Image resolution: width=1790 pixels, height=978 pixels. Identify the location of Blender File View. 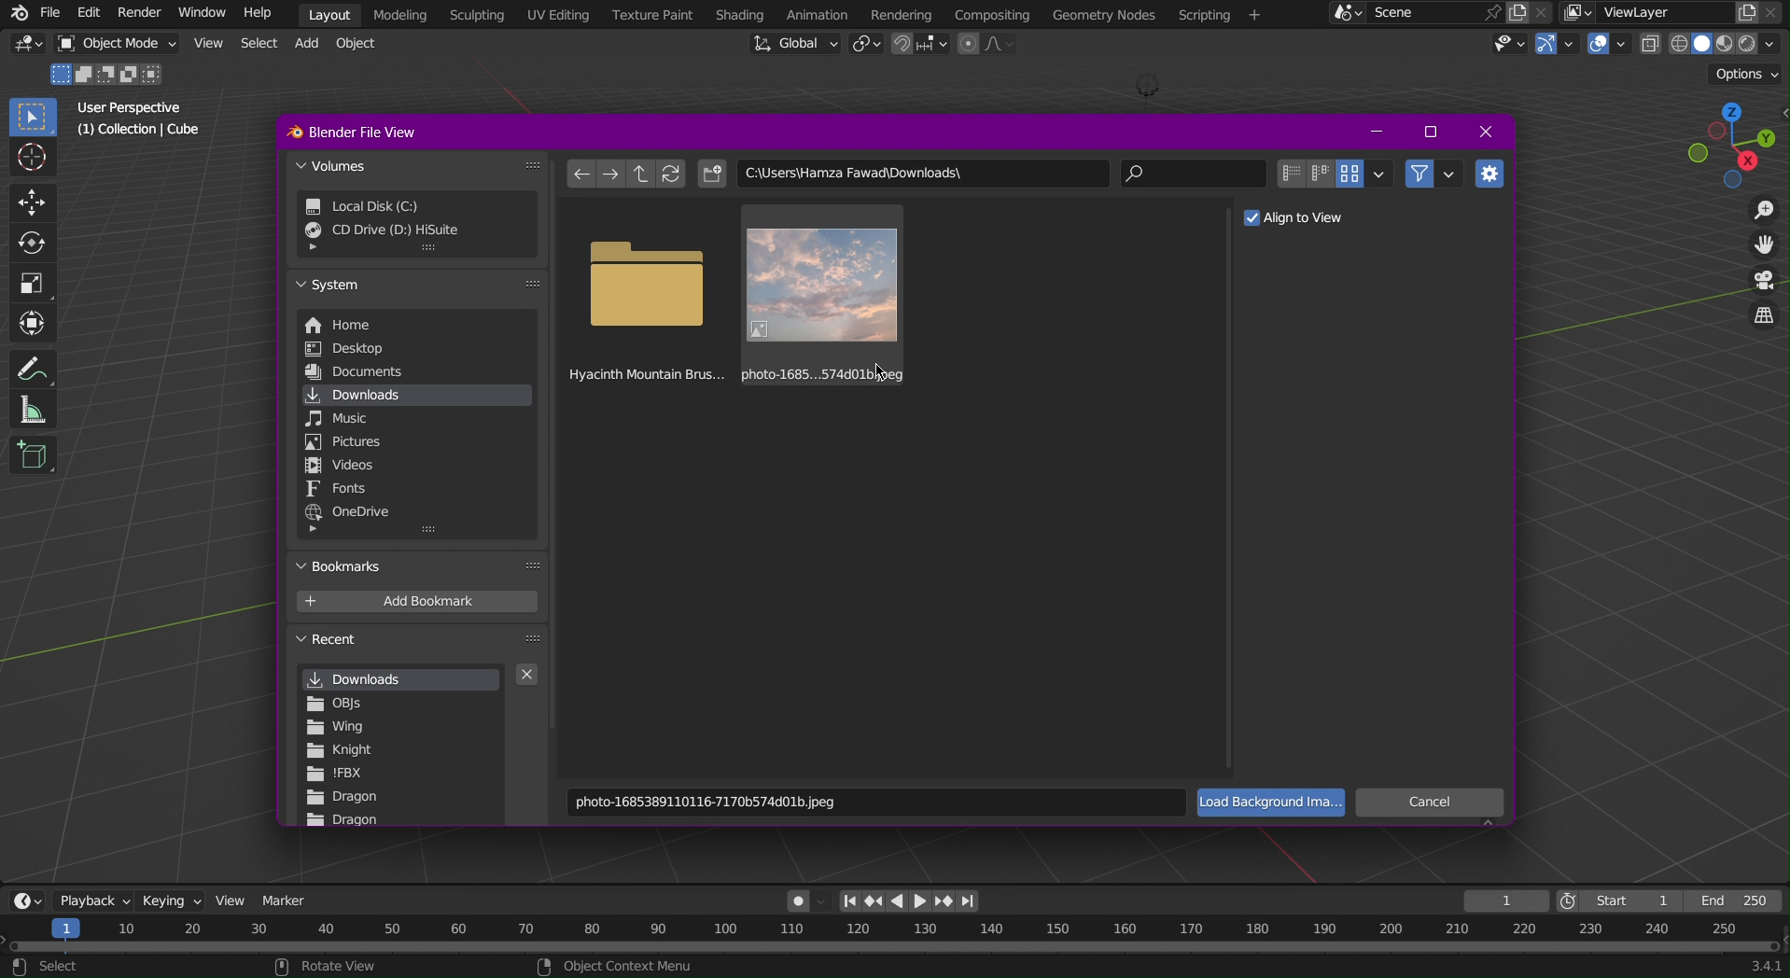
(373, 128).